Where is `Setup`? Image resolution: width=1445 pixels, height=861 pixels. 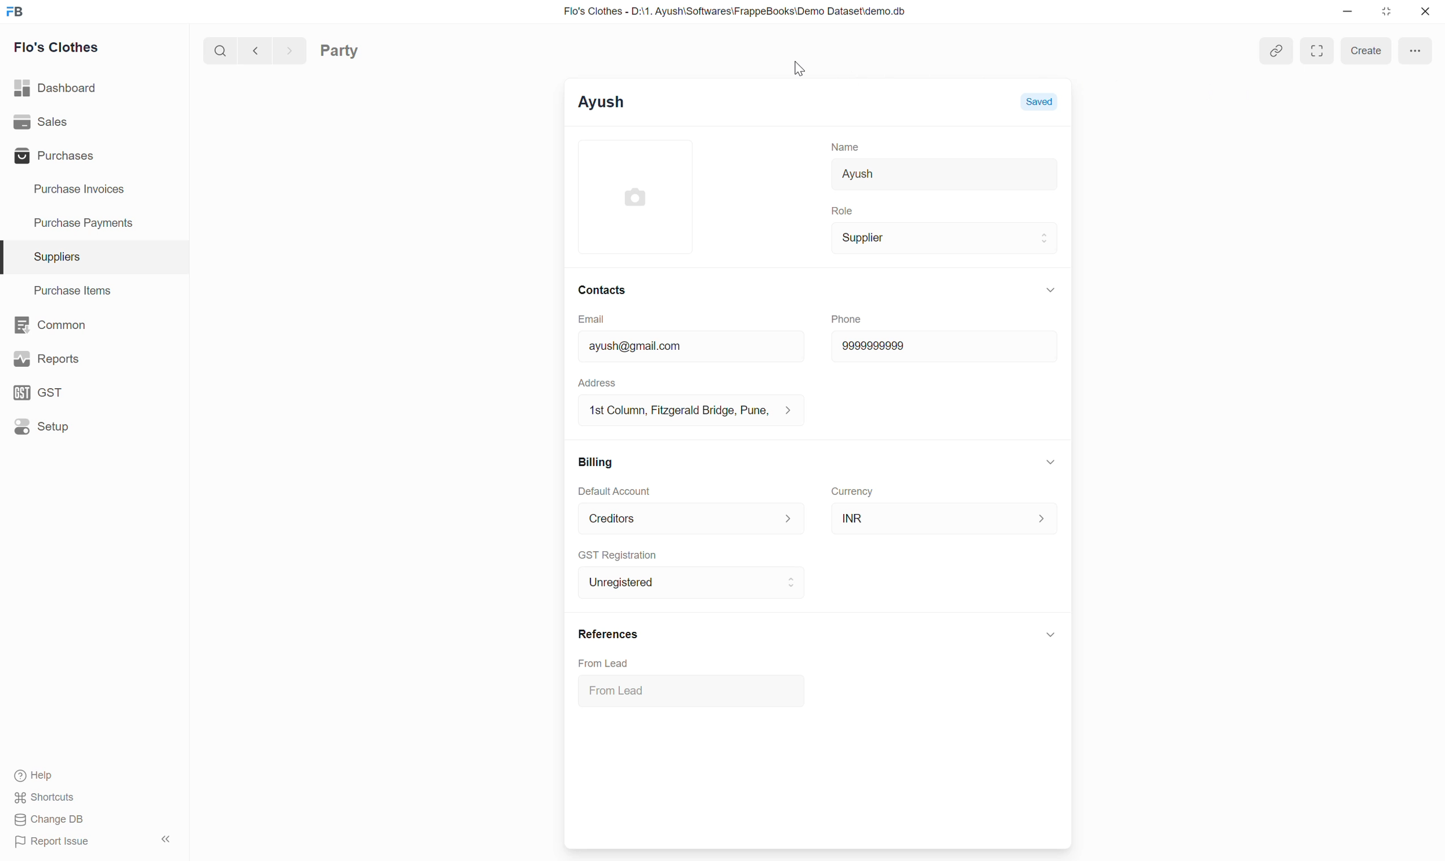
Setup is located at coordinates (93, 426).